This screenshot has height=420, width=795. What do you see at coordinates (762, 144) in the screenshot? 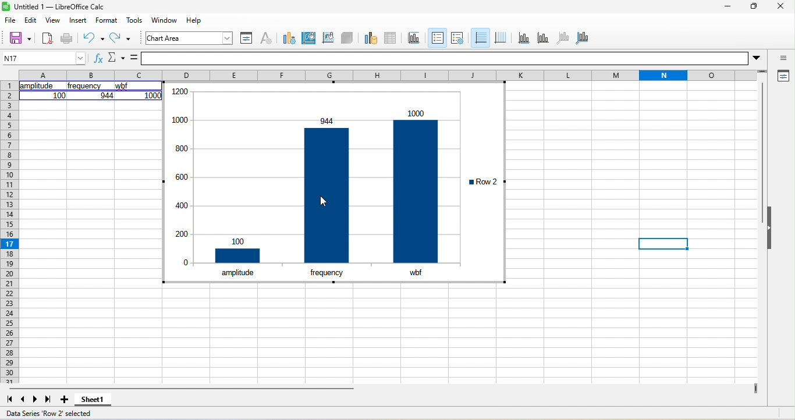
I see `vertical scroll bar` at bounding box center [762, 144].